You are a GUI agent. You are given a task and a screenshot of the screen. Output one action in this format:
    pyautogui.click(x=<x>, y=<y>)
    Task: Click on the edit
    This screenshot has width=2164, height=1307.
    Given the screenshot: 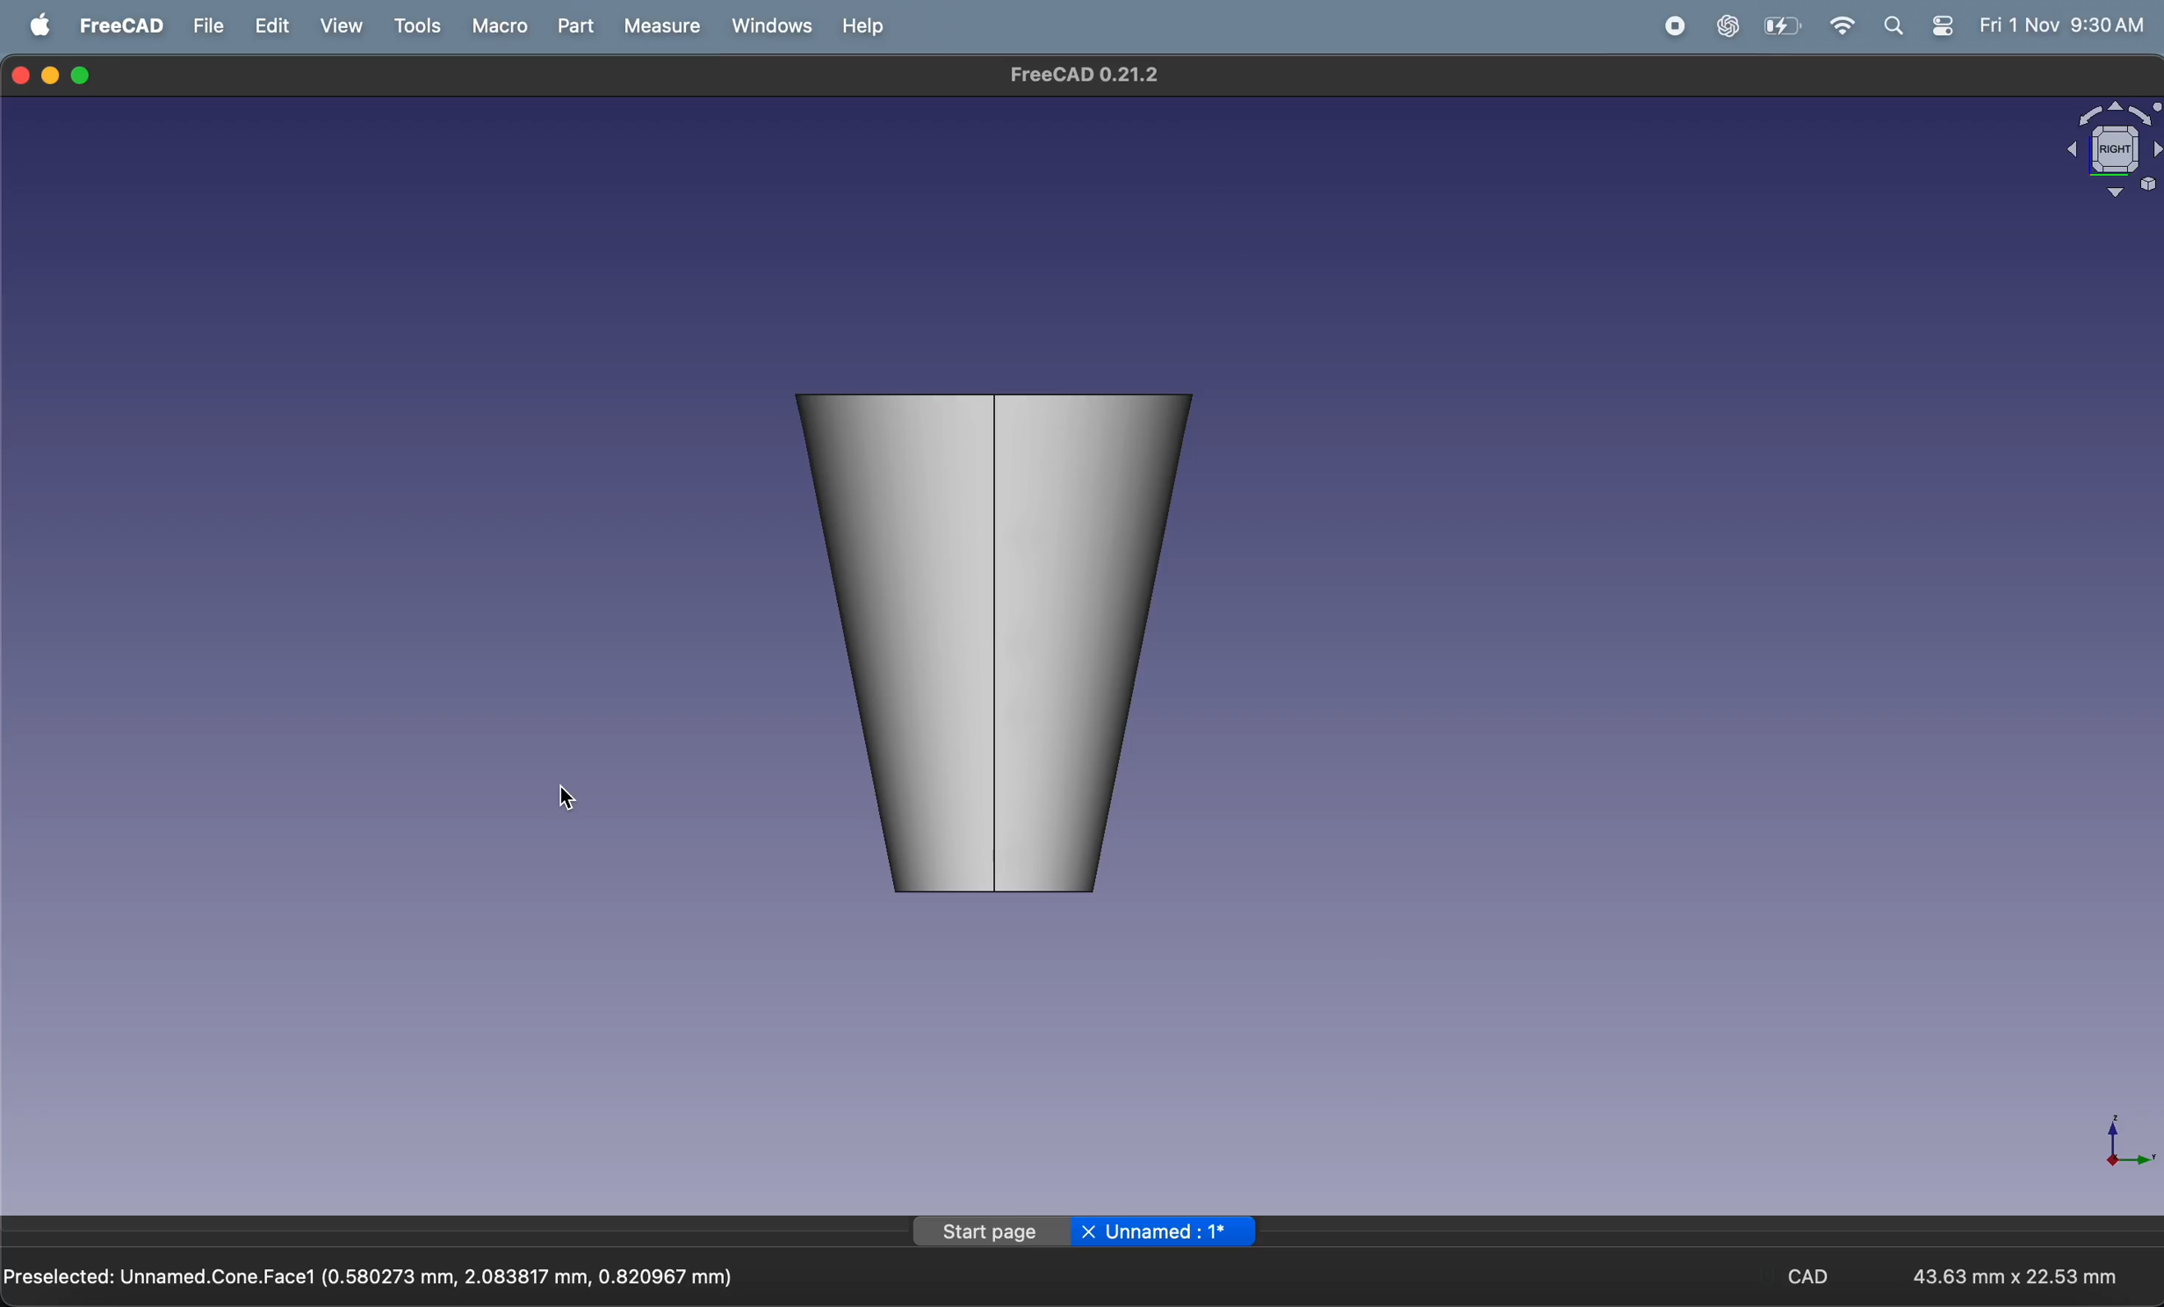 What is the action you would take?
    pyautogui.click(x=277, y=25)
    